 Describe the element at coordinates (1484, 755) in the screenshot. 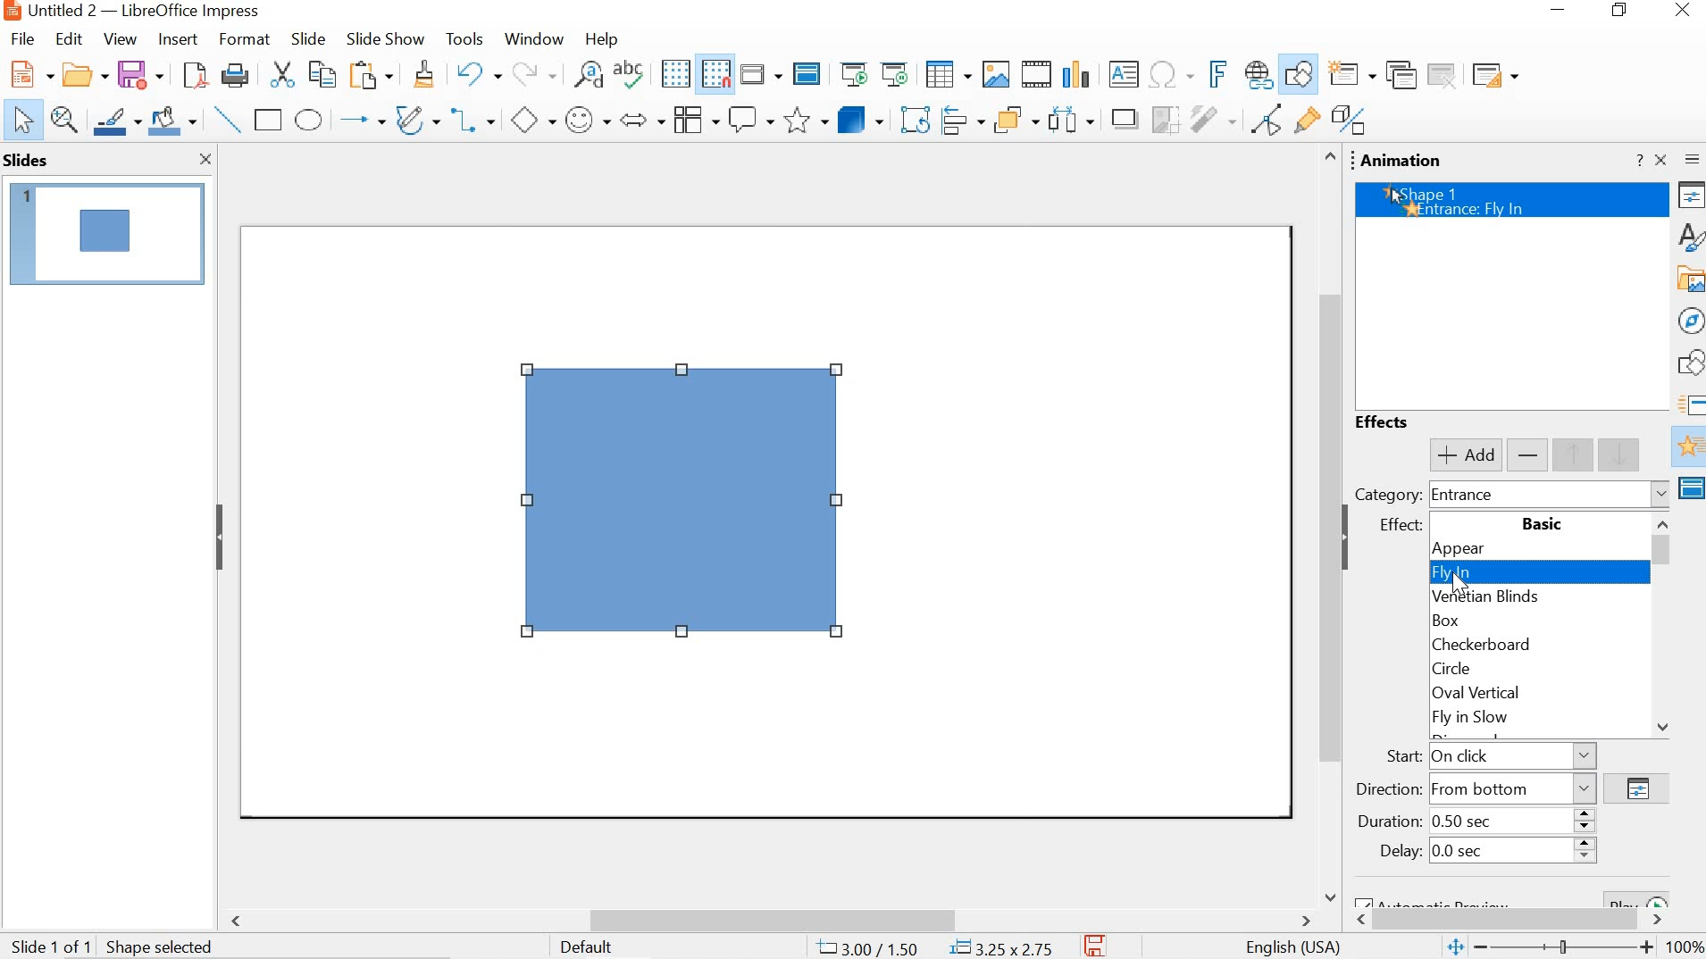

I see `start` at that location.